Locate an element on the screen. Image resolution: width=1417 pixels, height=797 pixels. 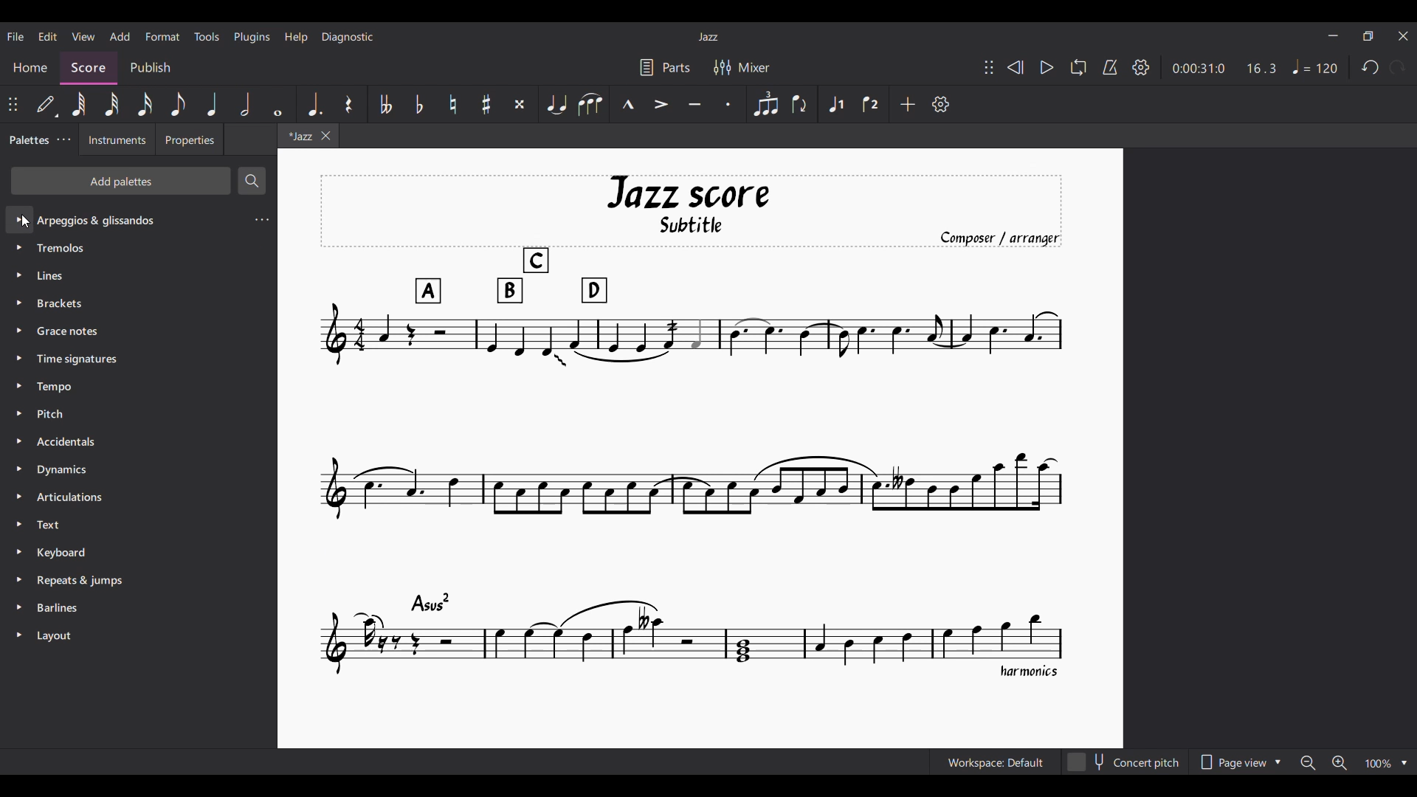
Slur is located at coordinates (590, 105).